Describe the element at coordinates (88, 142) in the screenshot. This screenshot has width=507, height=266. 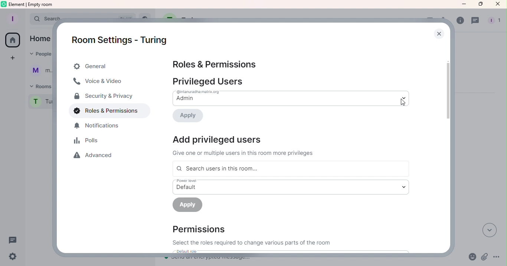
I see `Polls` at that location.